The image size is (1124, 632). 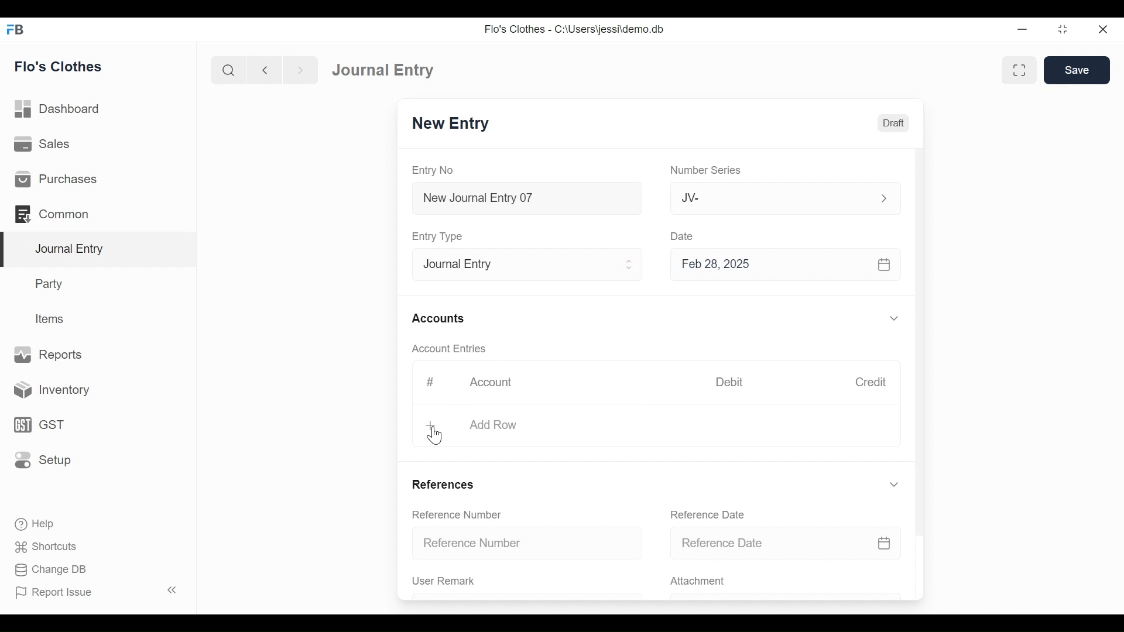 I want to click on References, so click(x=444, y=485).